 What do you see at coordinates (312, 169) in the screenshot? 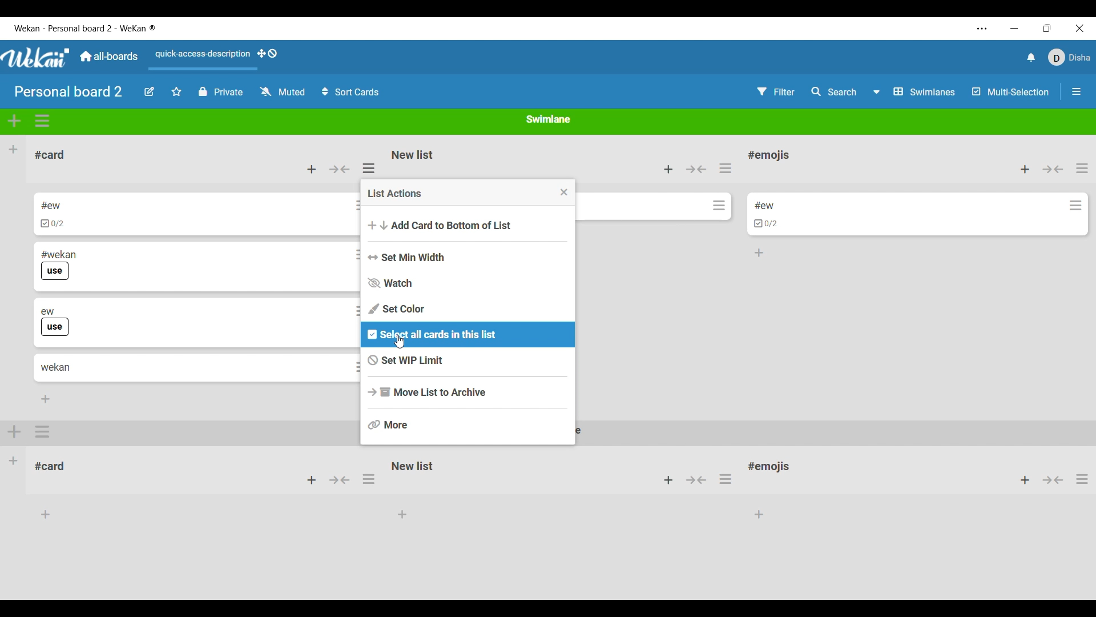
I see `Add card to top of list` at bounding box center [312, 169].